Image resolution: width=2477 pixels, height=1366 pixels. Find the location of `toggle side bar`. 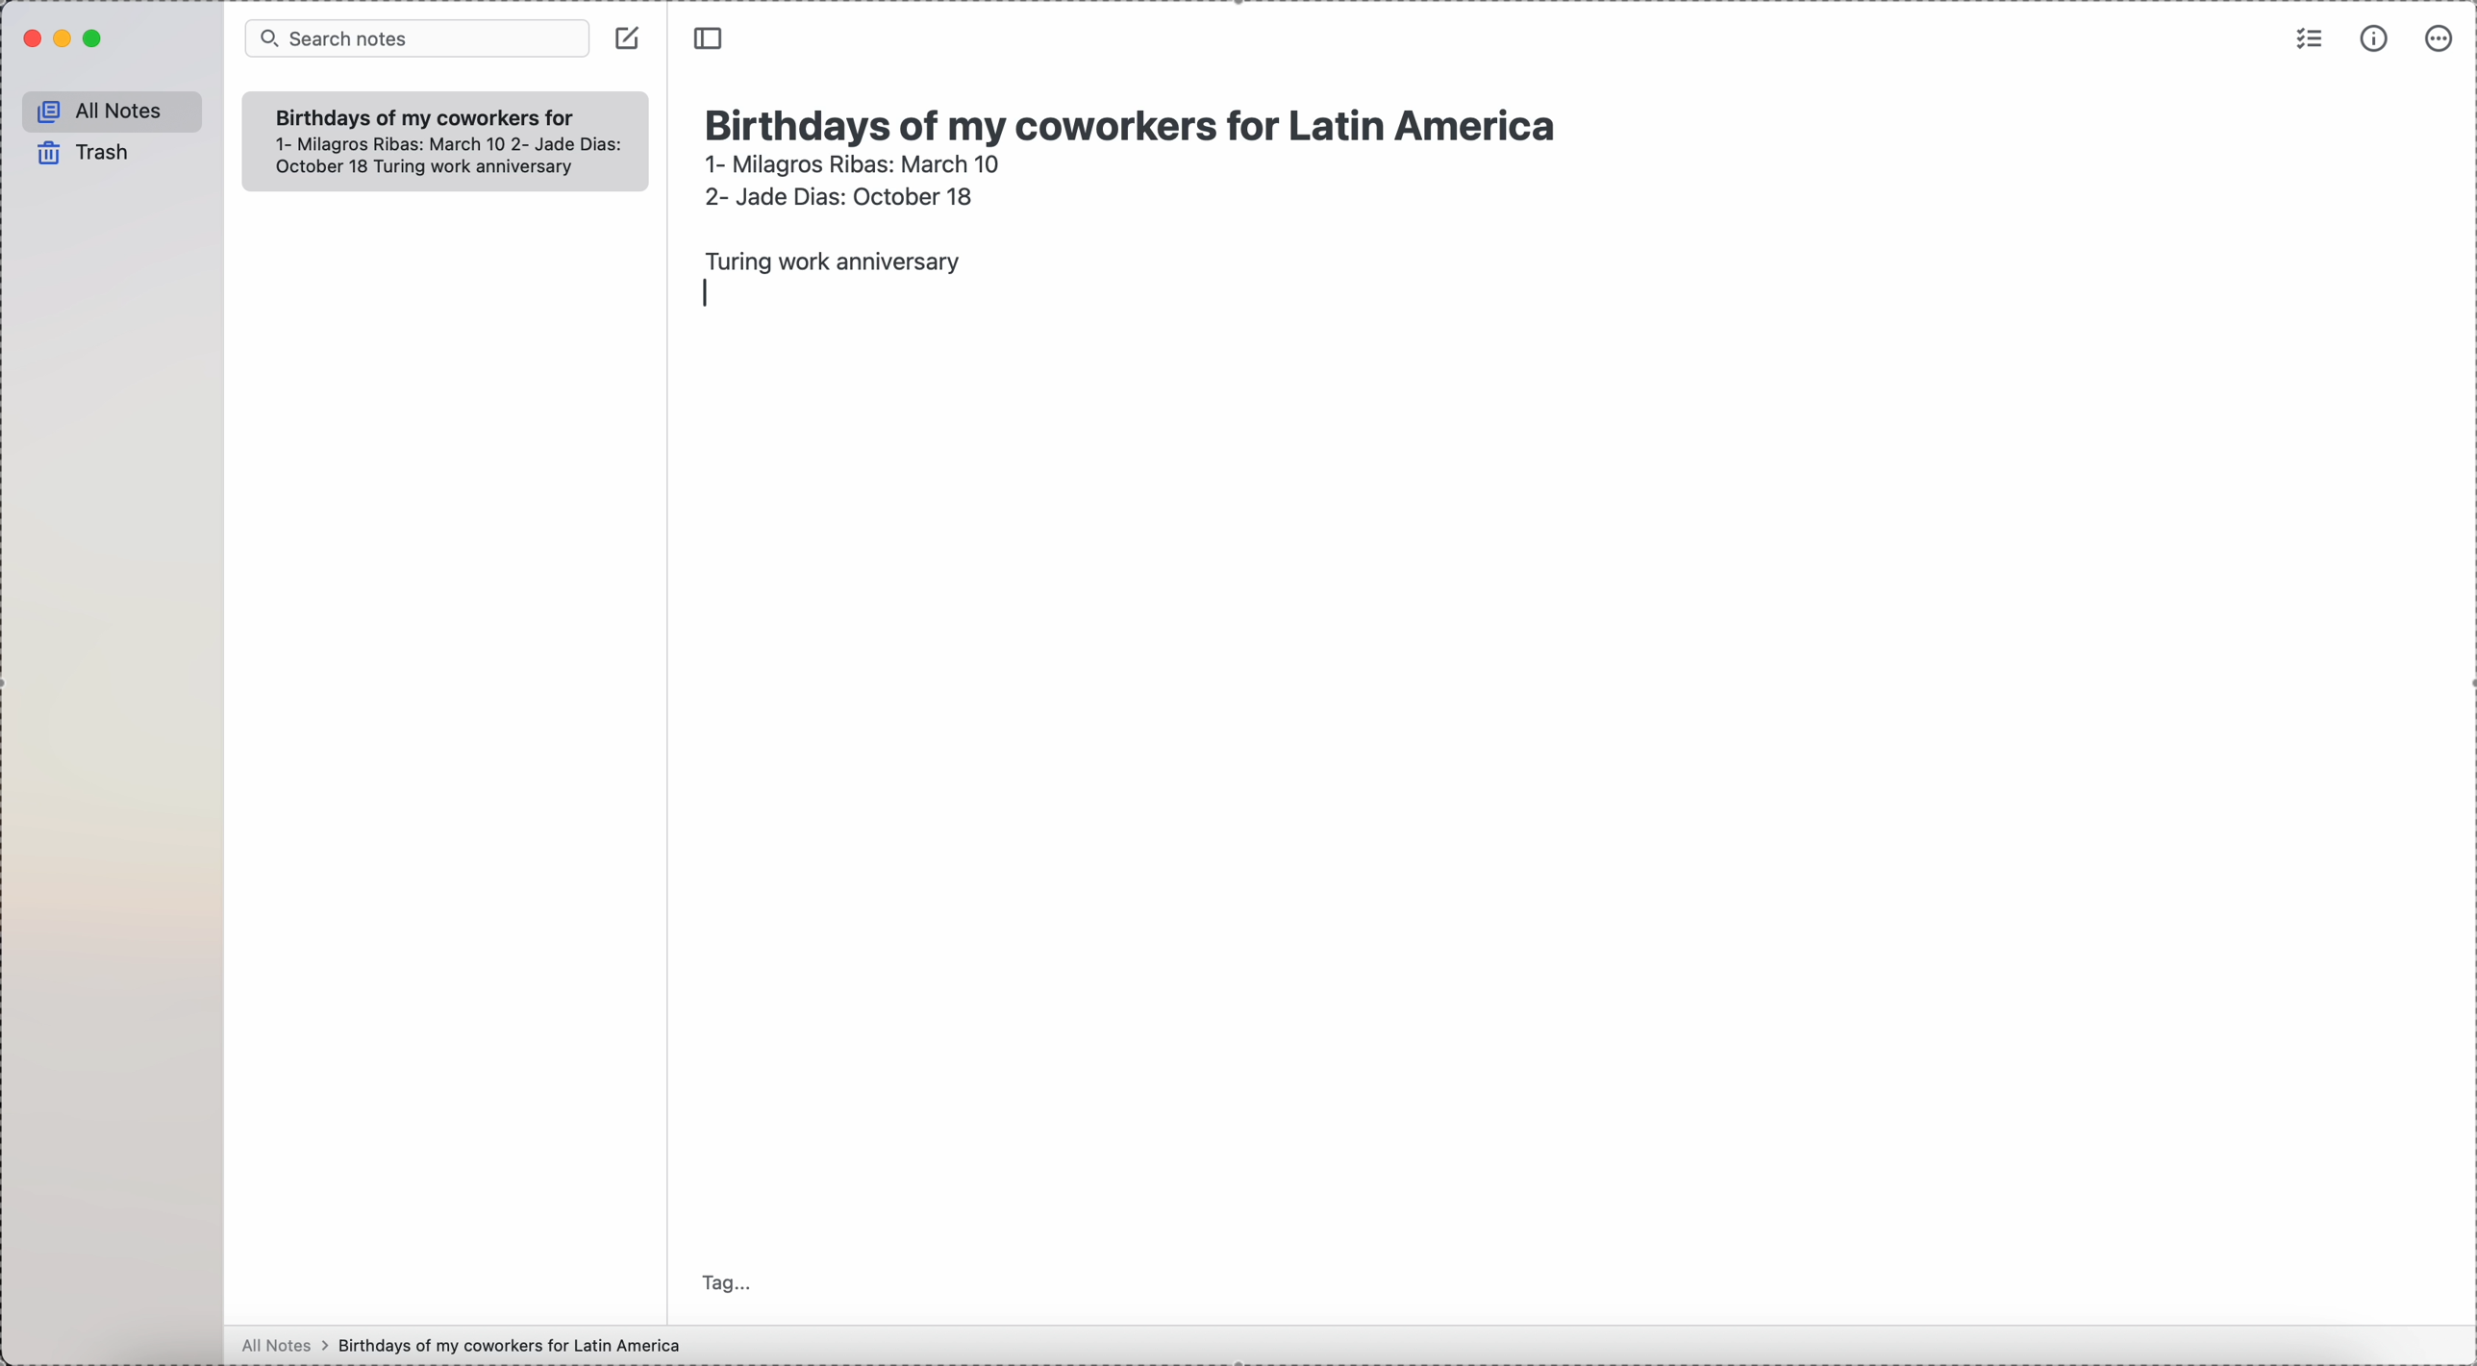

toggle side bar is located at coordinates (711, 39).